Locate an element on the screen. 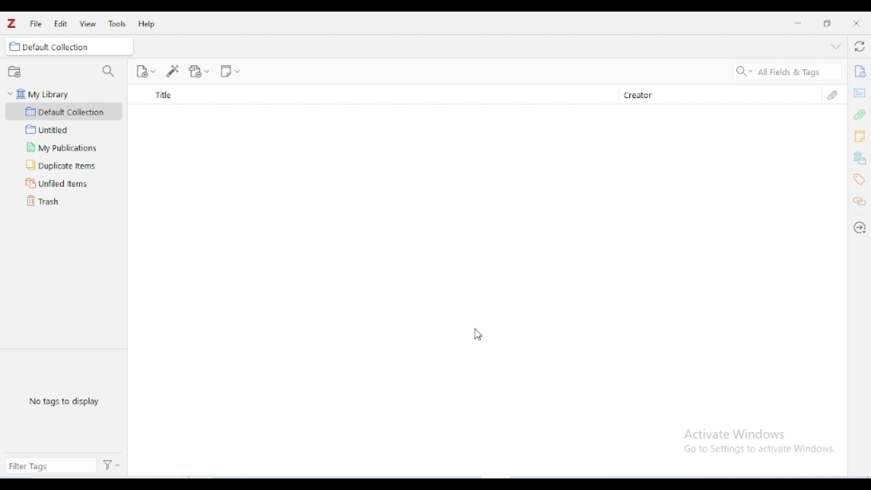 The height and width of the screenshot is (490, 871). new collection is located at coordinates (14, 70).